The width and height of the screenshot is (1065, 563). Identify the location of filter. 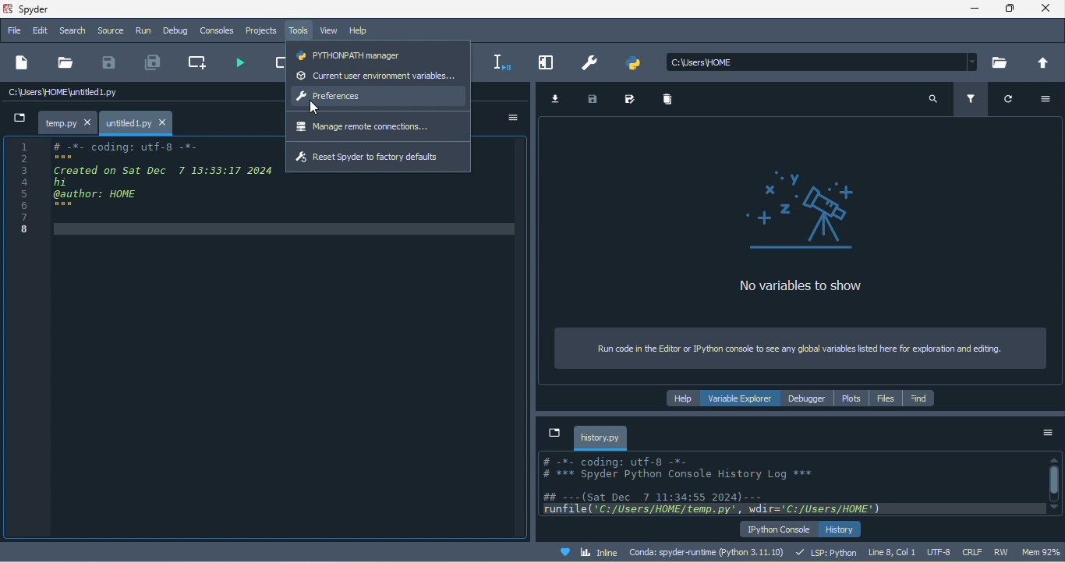
(973, 100).